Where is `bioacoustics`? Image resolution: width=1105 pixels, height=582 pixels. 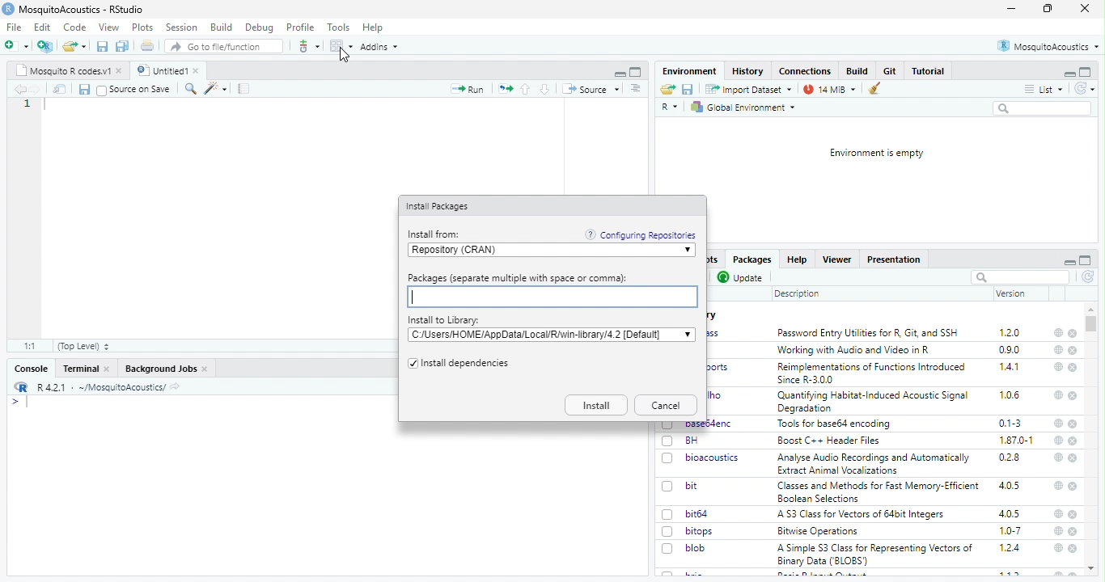 bioacoustics is located at coordinates (714, 458).